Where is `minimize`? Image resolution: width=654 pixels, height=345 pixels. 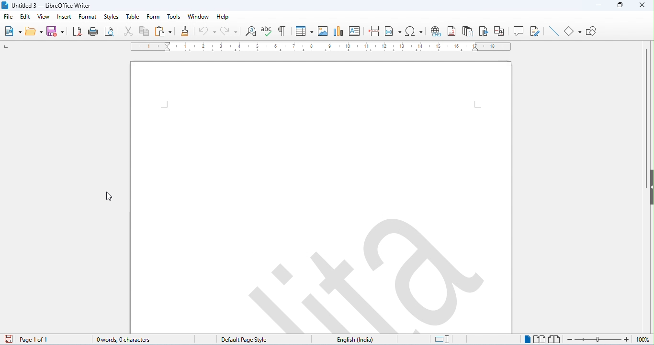
minimize is located at coordinates (599, 6).